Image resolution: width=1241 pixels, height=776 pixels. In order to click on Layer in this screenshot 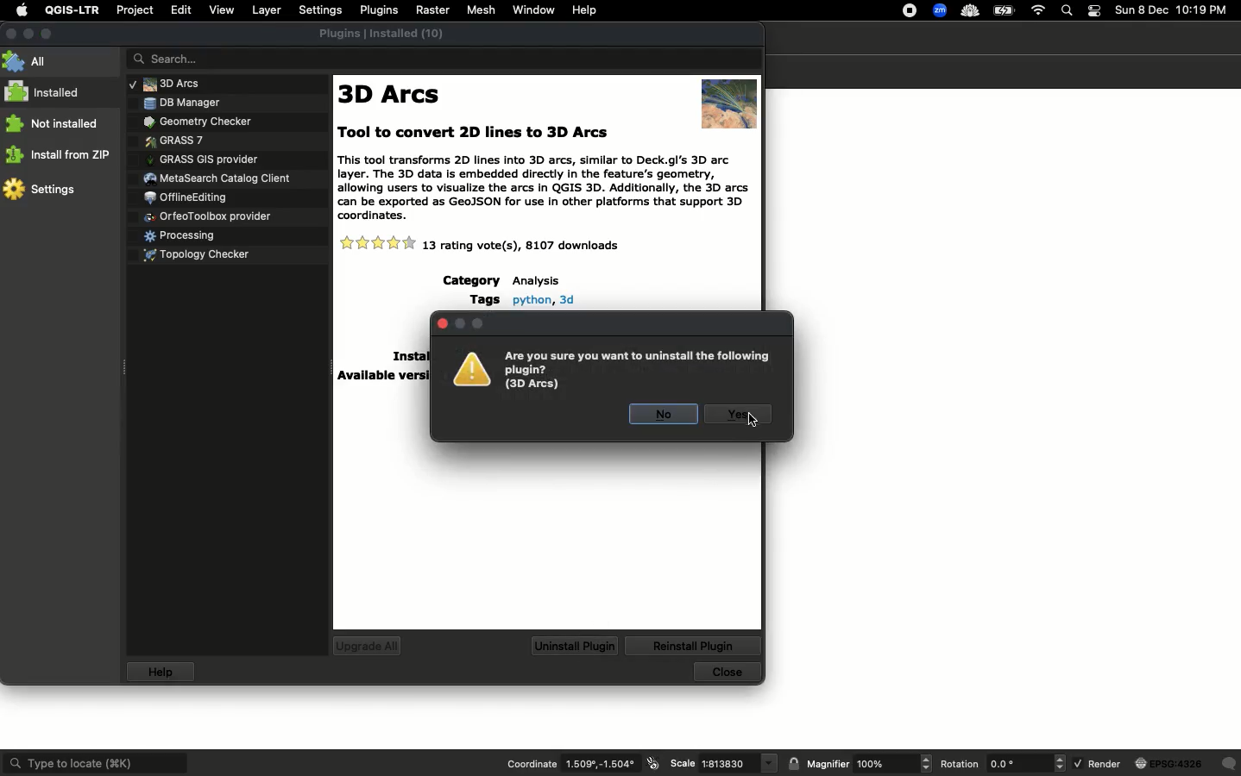, I will do `click(268, 9)`.